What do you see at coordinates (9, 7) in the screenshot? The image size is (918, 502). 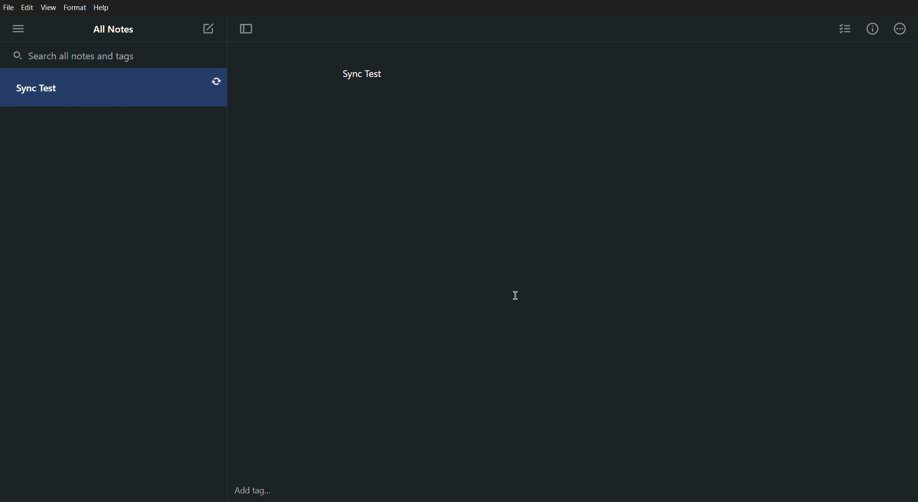 I see `File` at bounding box center [9, 7].